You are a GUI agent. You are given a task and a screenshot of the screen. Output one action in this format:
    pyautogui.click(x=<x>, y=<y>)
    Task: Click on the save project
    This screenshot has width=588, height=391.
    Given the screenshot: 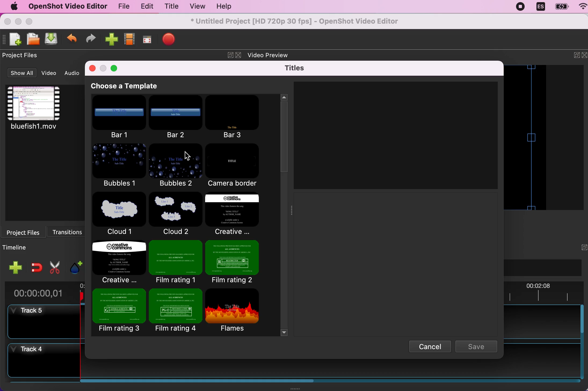 What is the action you would take?
    pyautogui.click(x=50, y=39)
    